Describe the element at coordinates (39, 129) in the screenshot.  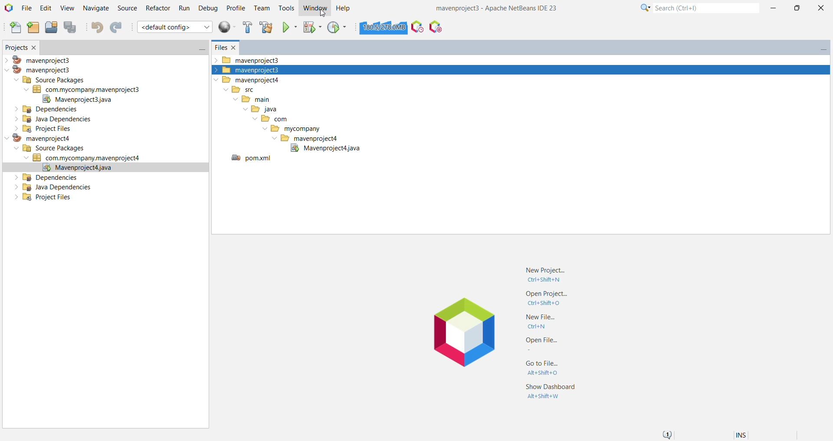
I see `Project Files` at that location.